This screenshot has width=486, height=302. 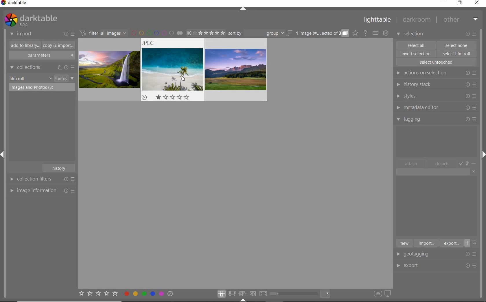 I want to click on close, so click(x=478, y=3).